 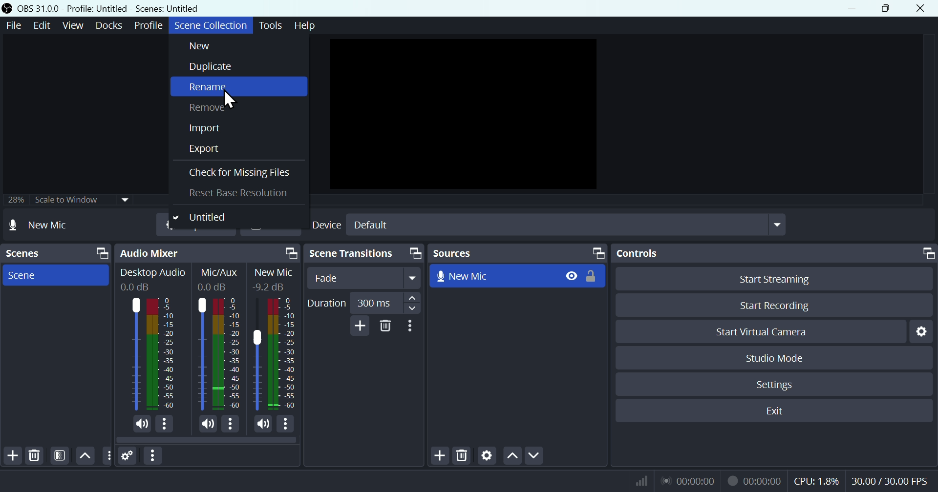 I want to click on New mic, so click(x=517, y=277).